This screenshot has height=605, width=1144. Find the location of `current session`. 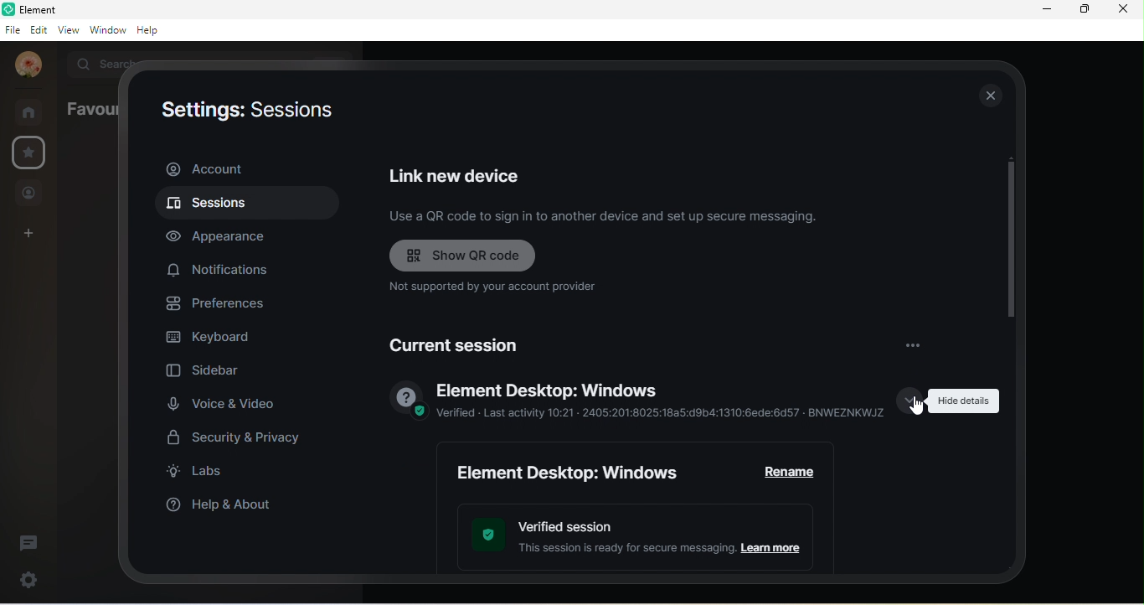

current session is located at coordinates (461, 348).